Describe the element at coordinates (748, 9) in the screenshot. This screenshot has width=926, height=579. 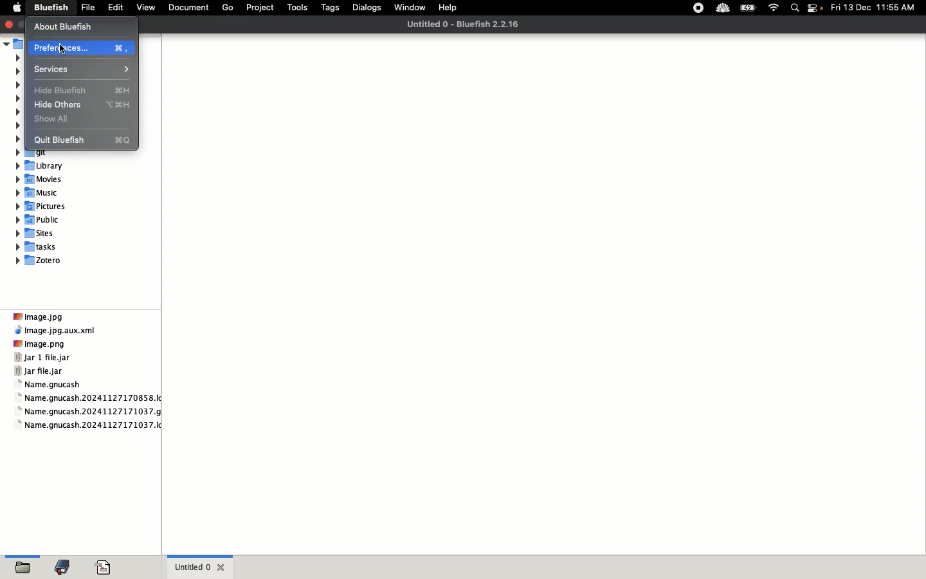
I see `Charge` at that location.